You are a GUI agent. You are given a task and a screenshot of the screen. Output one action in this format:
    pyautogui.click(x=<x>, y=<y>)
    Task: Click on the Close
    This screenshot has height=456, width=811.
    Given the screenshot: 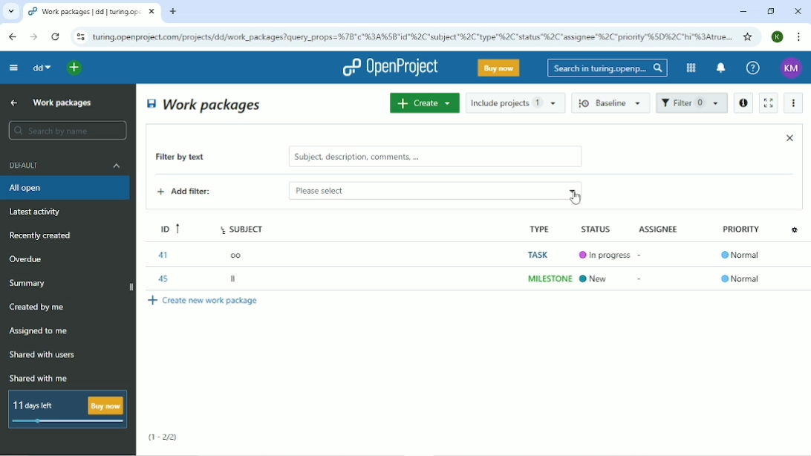 What is the action you would take?
    pyautogui.click(x=789, y=137)
    